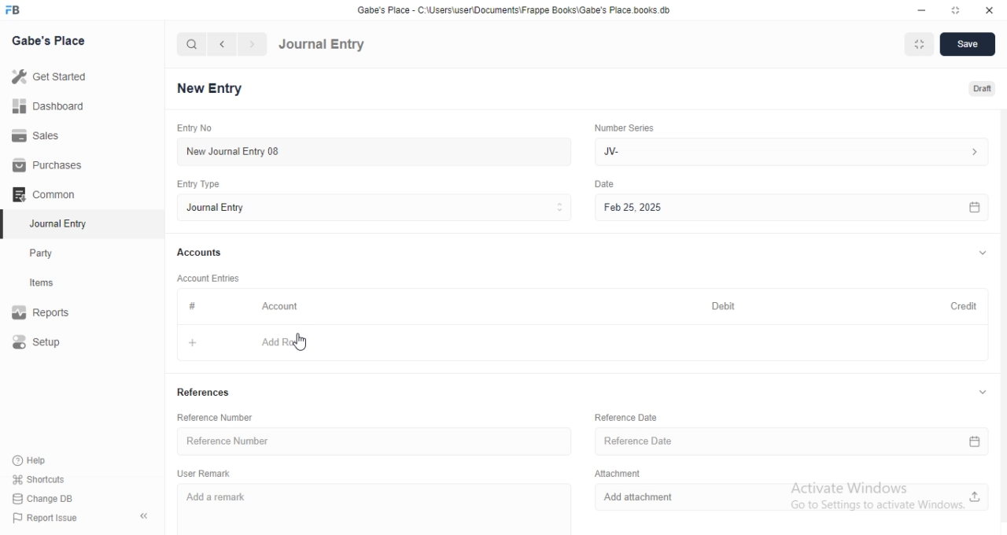 This screenshot has height=535, width=1007. I want to click on Credit, so click(957, 306).